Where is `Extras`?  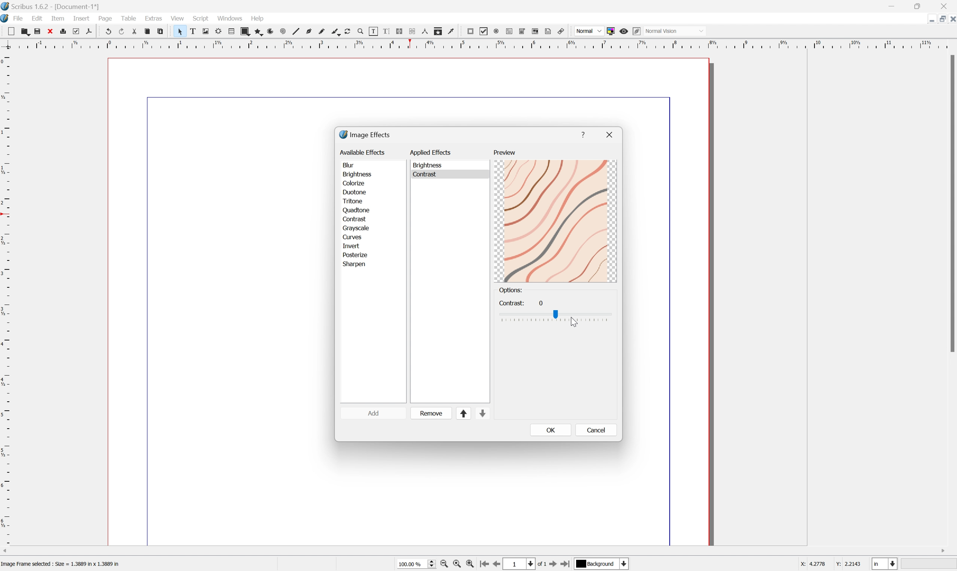
Extras is located at coordinates (154, 20).